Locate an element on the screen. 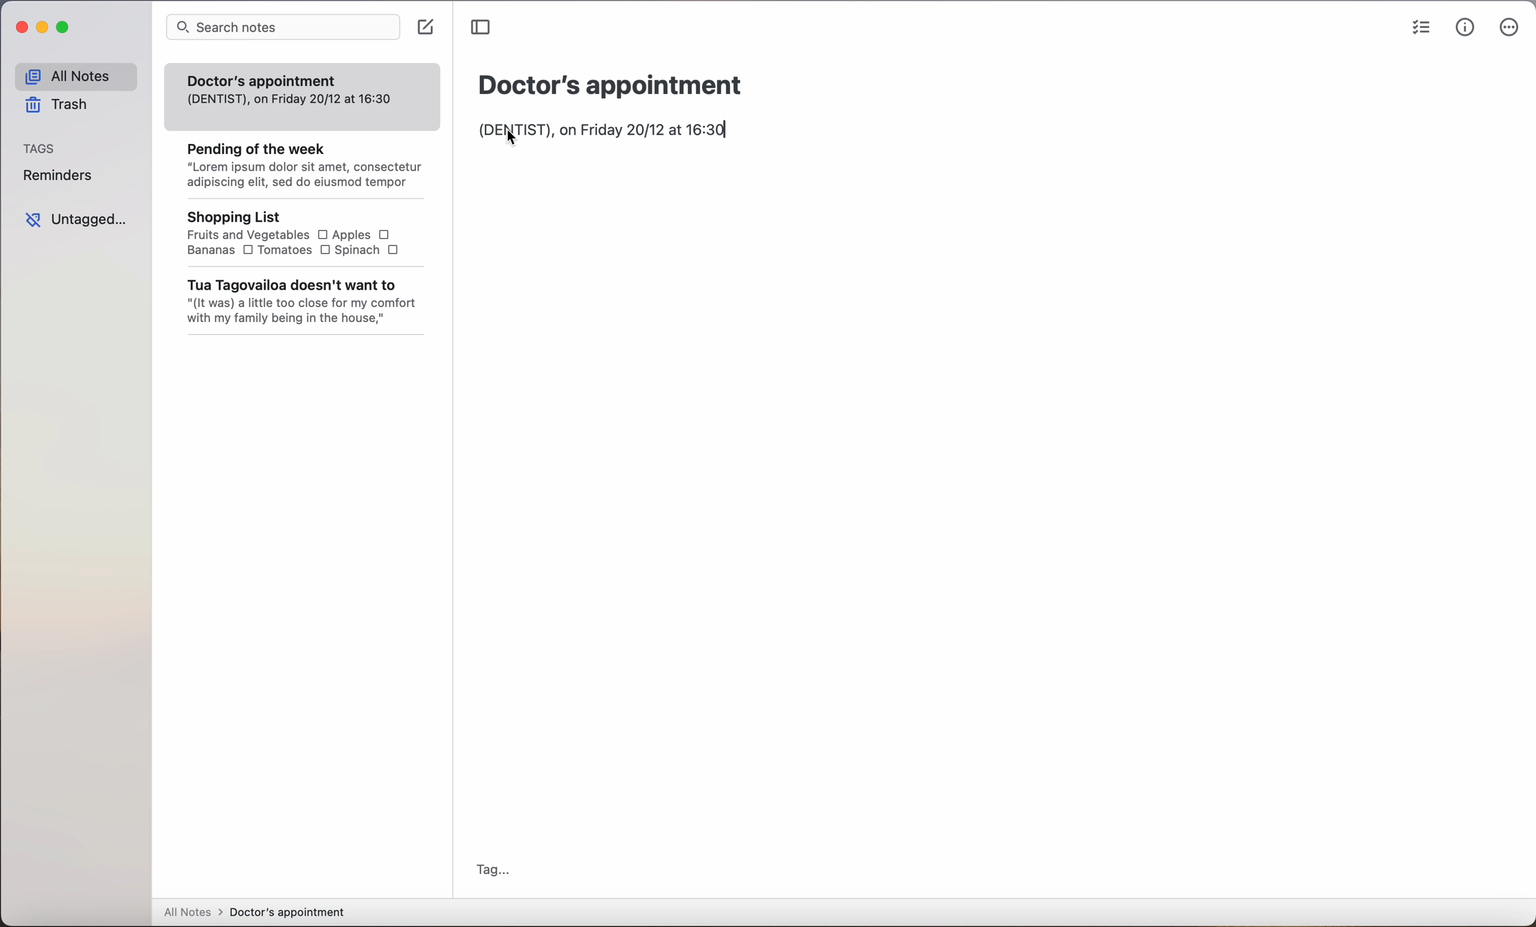 Image resolution: width=1536 pixels, height=927 pixels. cursor is located at coordinates (511, 139).